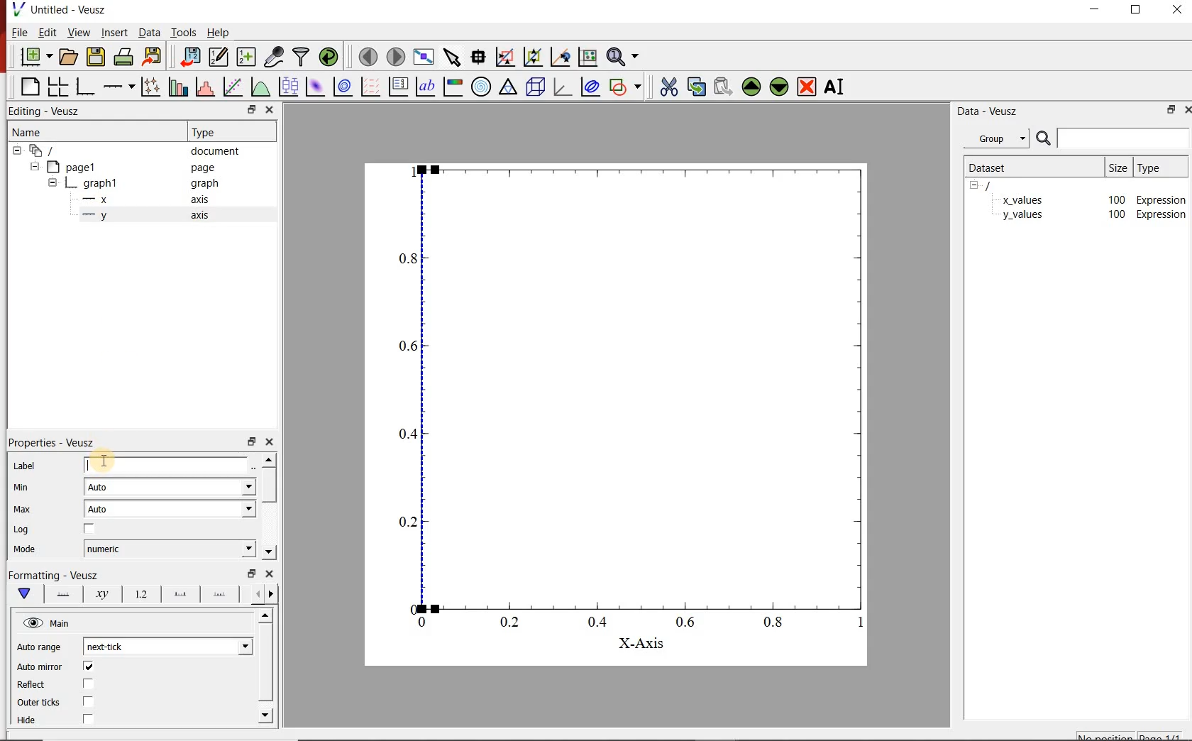  What do you see at coordinates (150, 87) in the screenshot?
I see `plot points` at bounding box center [150, 87].